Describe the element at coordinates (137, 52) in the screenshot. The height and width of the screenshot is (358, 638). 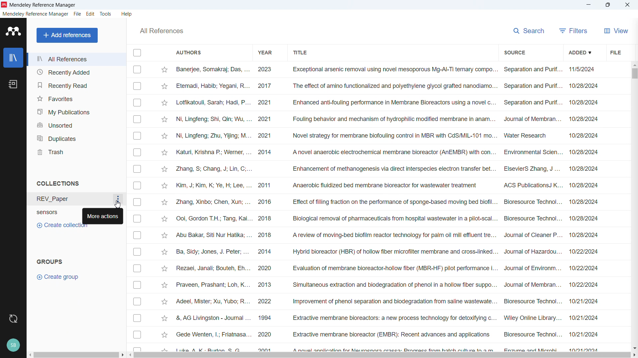
I see `Select all publications` at that location.